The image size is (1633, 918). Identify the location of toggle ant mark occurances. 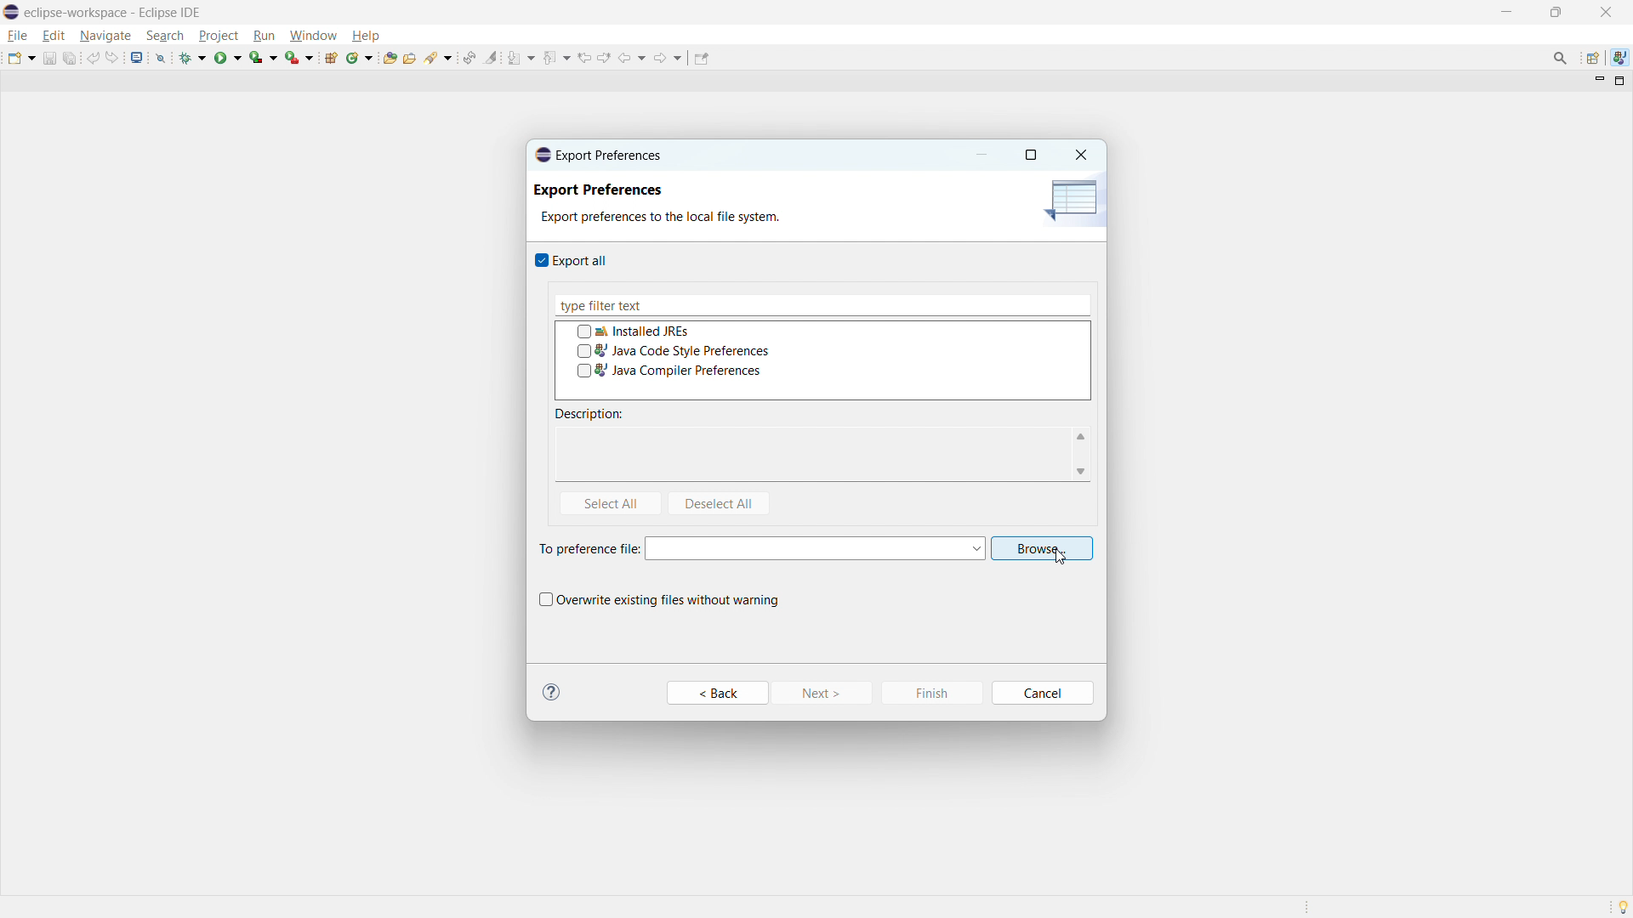
(492, 57).